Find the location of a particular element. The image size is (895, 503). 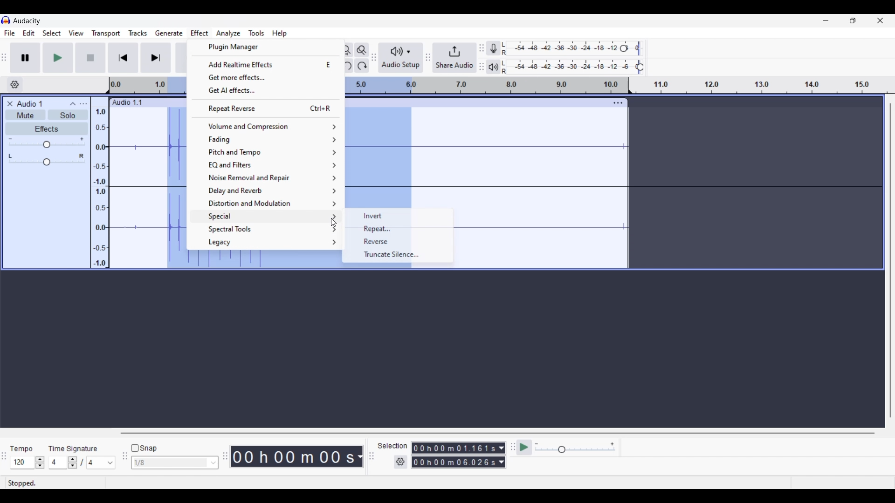

time signature is located at coordinates (72, 450).